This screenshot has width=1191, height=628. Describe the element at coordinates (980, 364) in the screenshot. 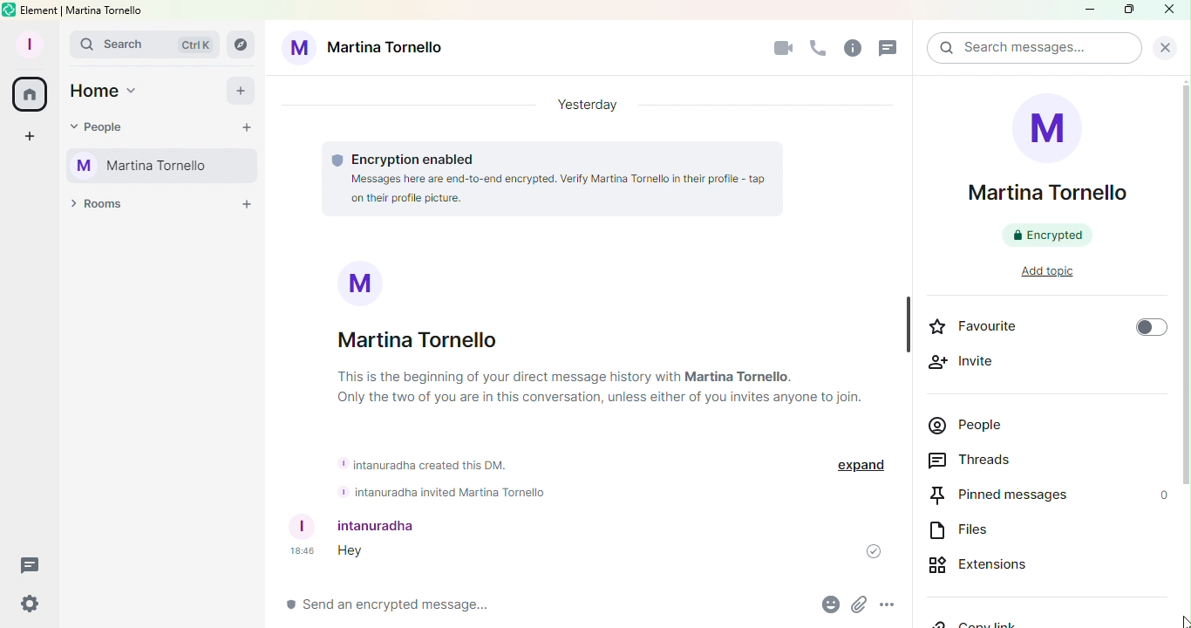

I see `Invite` at that location.